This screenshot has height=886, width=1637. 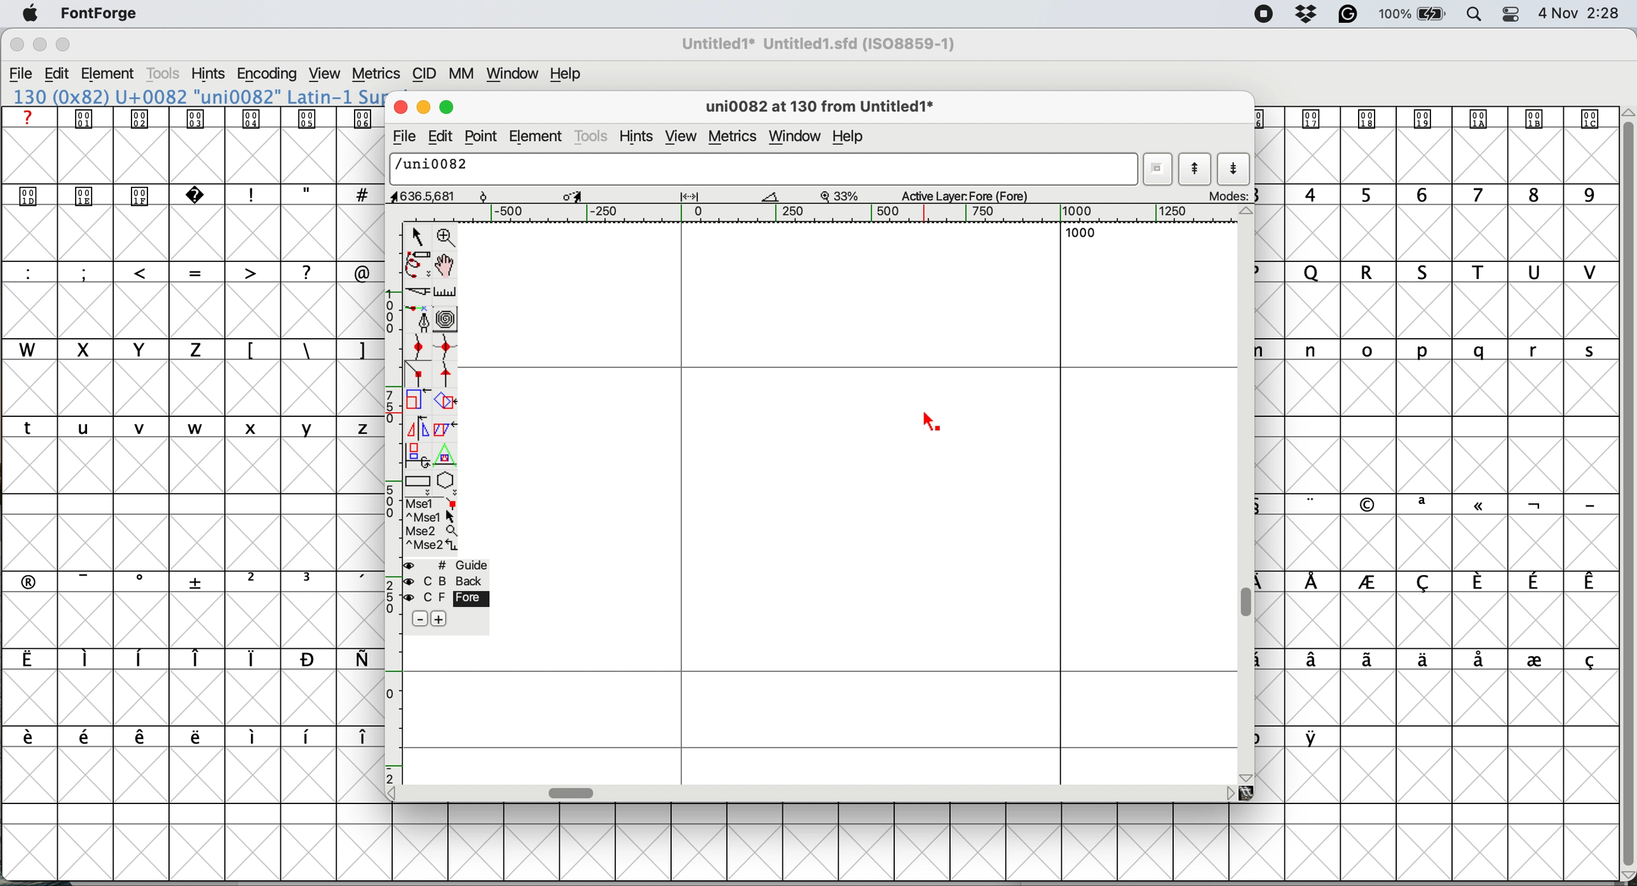 I want to click on fore, so click(x=446, y=597).